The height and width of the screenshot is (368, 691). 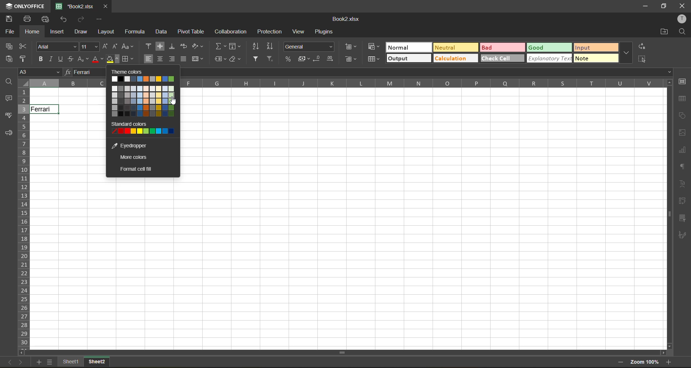 I want to click on fill color, so click(x=113, y=59).